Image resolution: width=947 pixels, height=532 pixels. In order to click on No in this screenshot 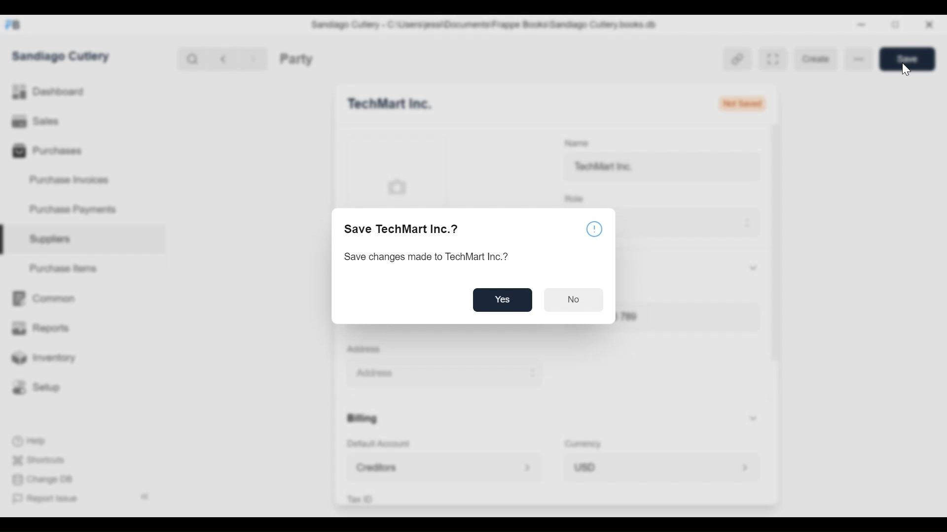, I will do `click(574, 301)`.